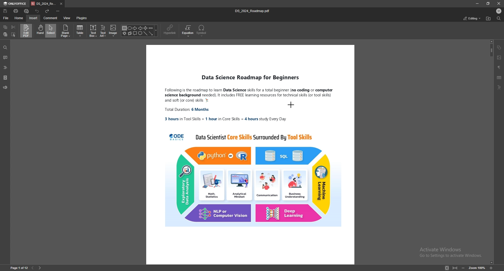 The height and width of the screenshot is (271, 504). What do you see at coordinates (16, 11) in the screenshot?
I see `print` at bounding box center [16, 11].